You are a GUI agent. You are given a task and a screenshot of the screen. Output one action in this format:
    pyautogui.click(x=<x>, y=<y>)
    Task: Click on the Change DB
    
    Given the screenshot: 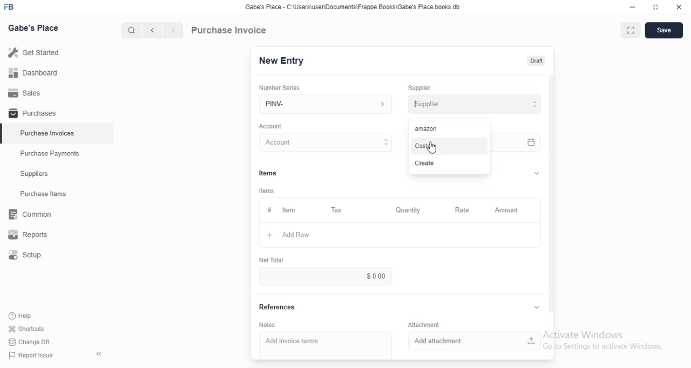 What is the action you would take?
    pyautogui.click(x=29, y=342)
    